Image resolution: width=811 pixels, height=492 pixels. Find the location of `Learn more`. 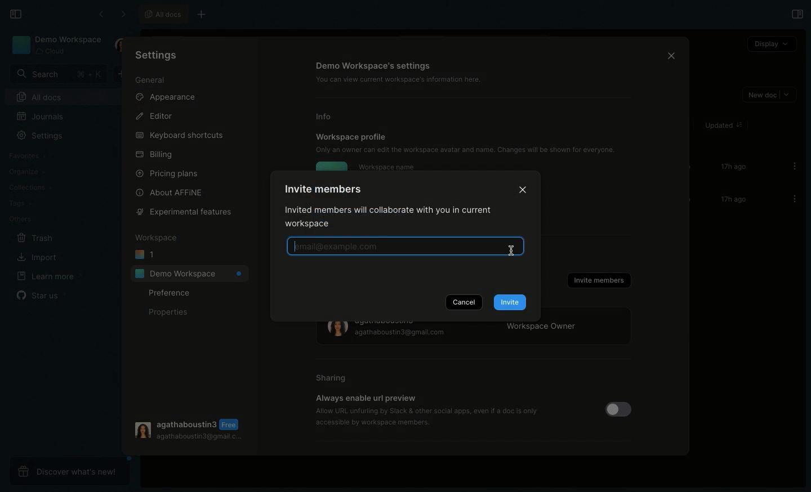

Learn more is located at coordinates (47, 277).